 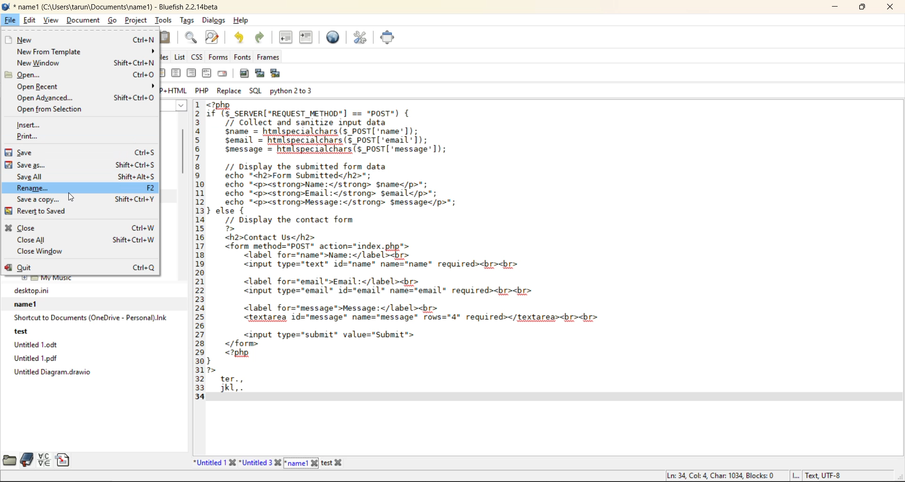 I want to click on open recent, so click(x=85, y=86).